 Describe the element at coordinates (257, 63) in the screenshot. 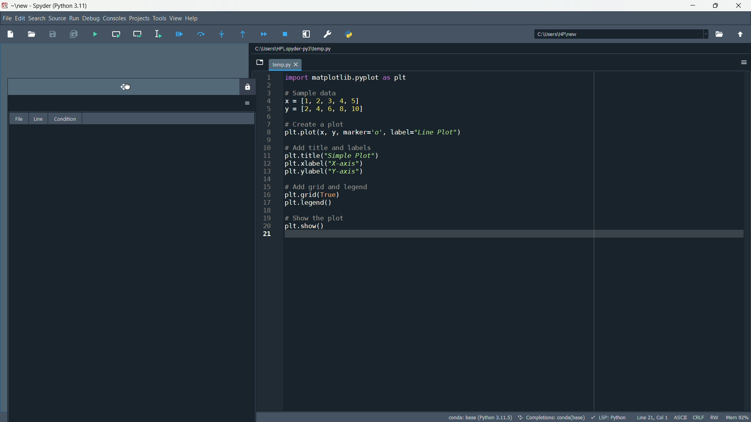

I see `browse tab` at that location.